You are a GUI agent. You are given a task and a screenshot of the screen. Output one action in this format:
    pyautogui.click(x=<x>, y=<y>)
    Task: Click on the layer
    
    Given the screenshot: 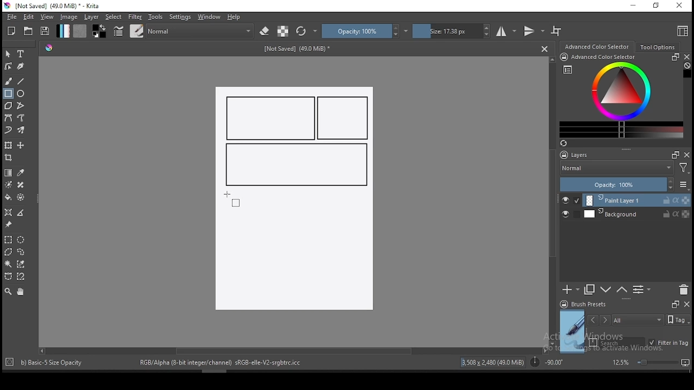 What is the action you would take?
    pyautogui.click(x=637, y=200)
    